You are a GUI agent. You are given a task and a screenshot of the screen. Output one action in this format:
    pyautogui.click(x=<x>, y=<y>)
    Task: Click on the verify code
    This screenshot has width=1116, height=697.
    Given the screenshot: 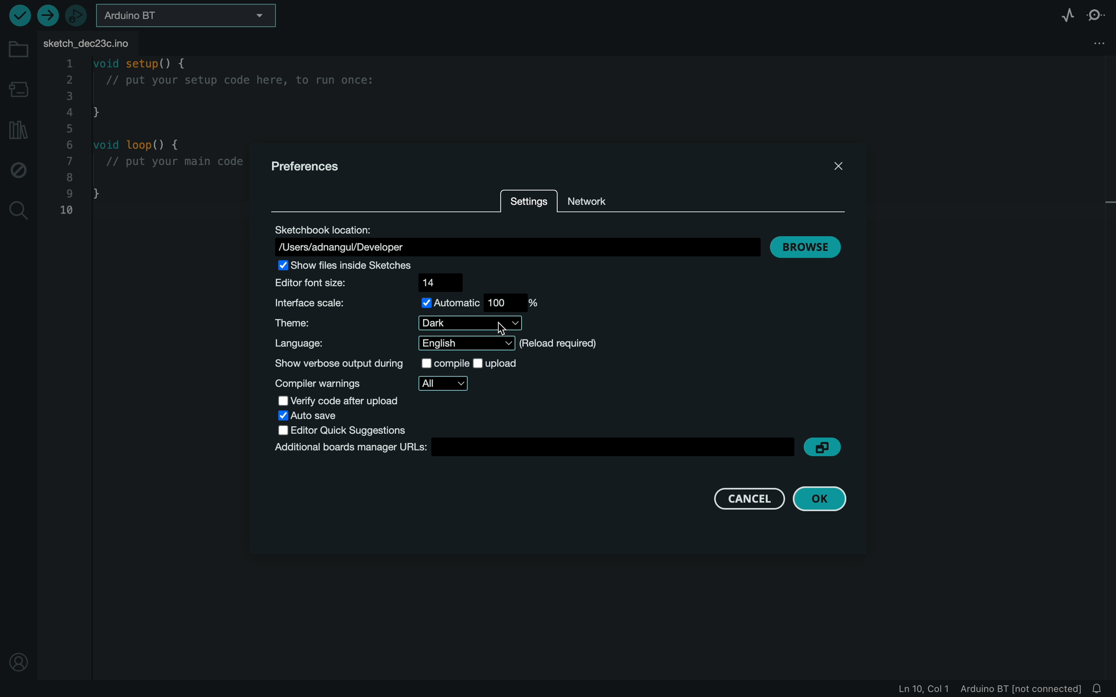 What is the action you would take?
    pyautogui.click(x=355, y=401)
    